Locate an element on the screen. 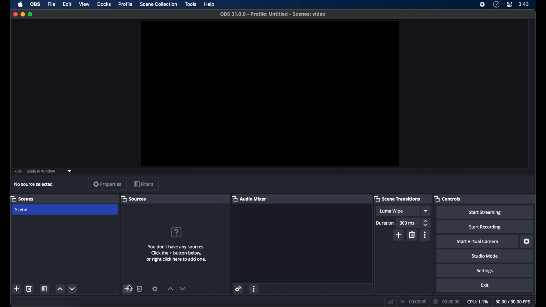  scene collection is located at coordinates (158, 4).